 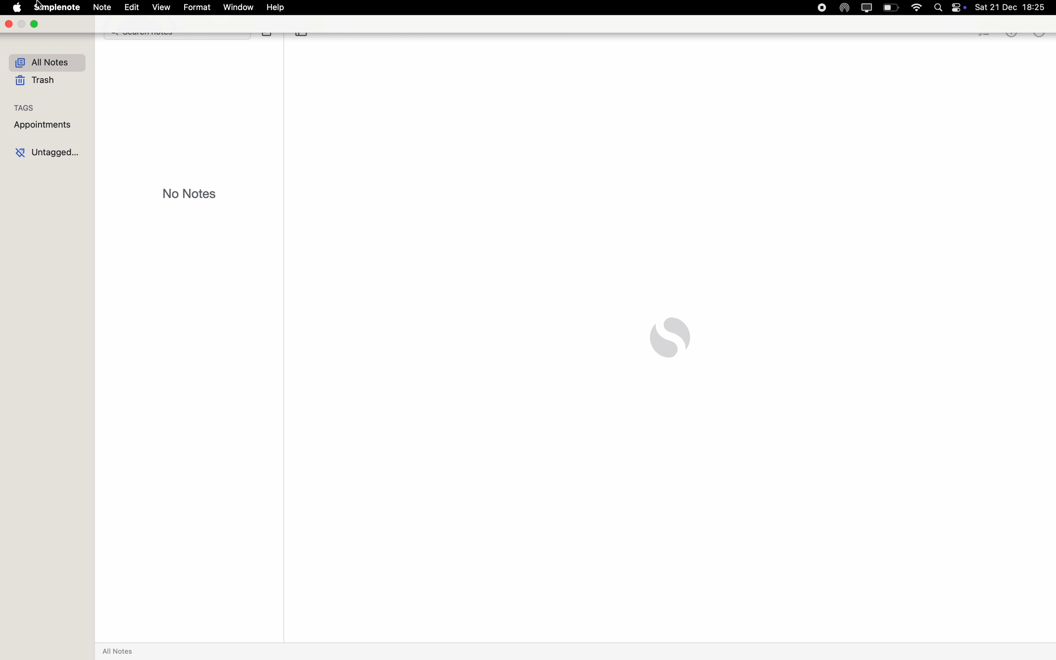 What do you see at coordinates (22, 24) in the screenshot?
I see `minimize Simplenote` at bounding box center [22, 24].